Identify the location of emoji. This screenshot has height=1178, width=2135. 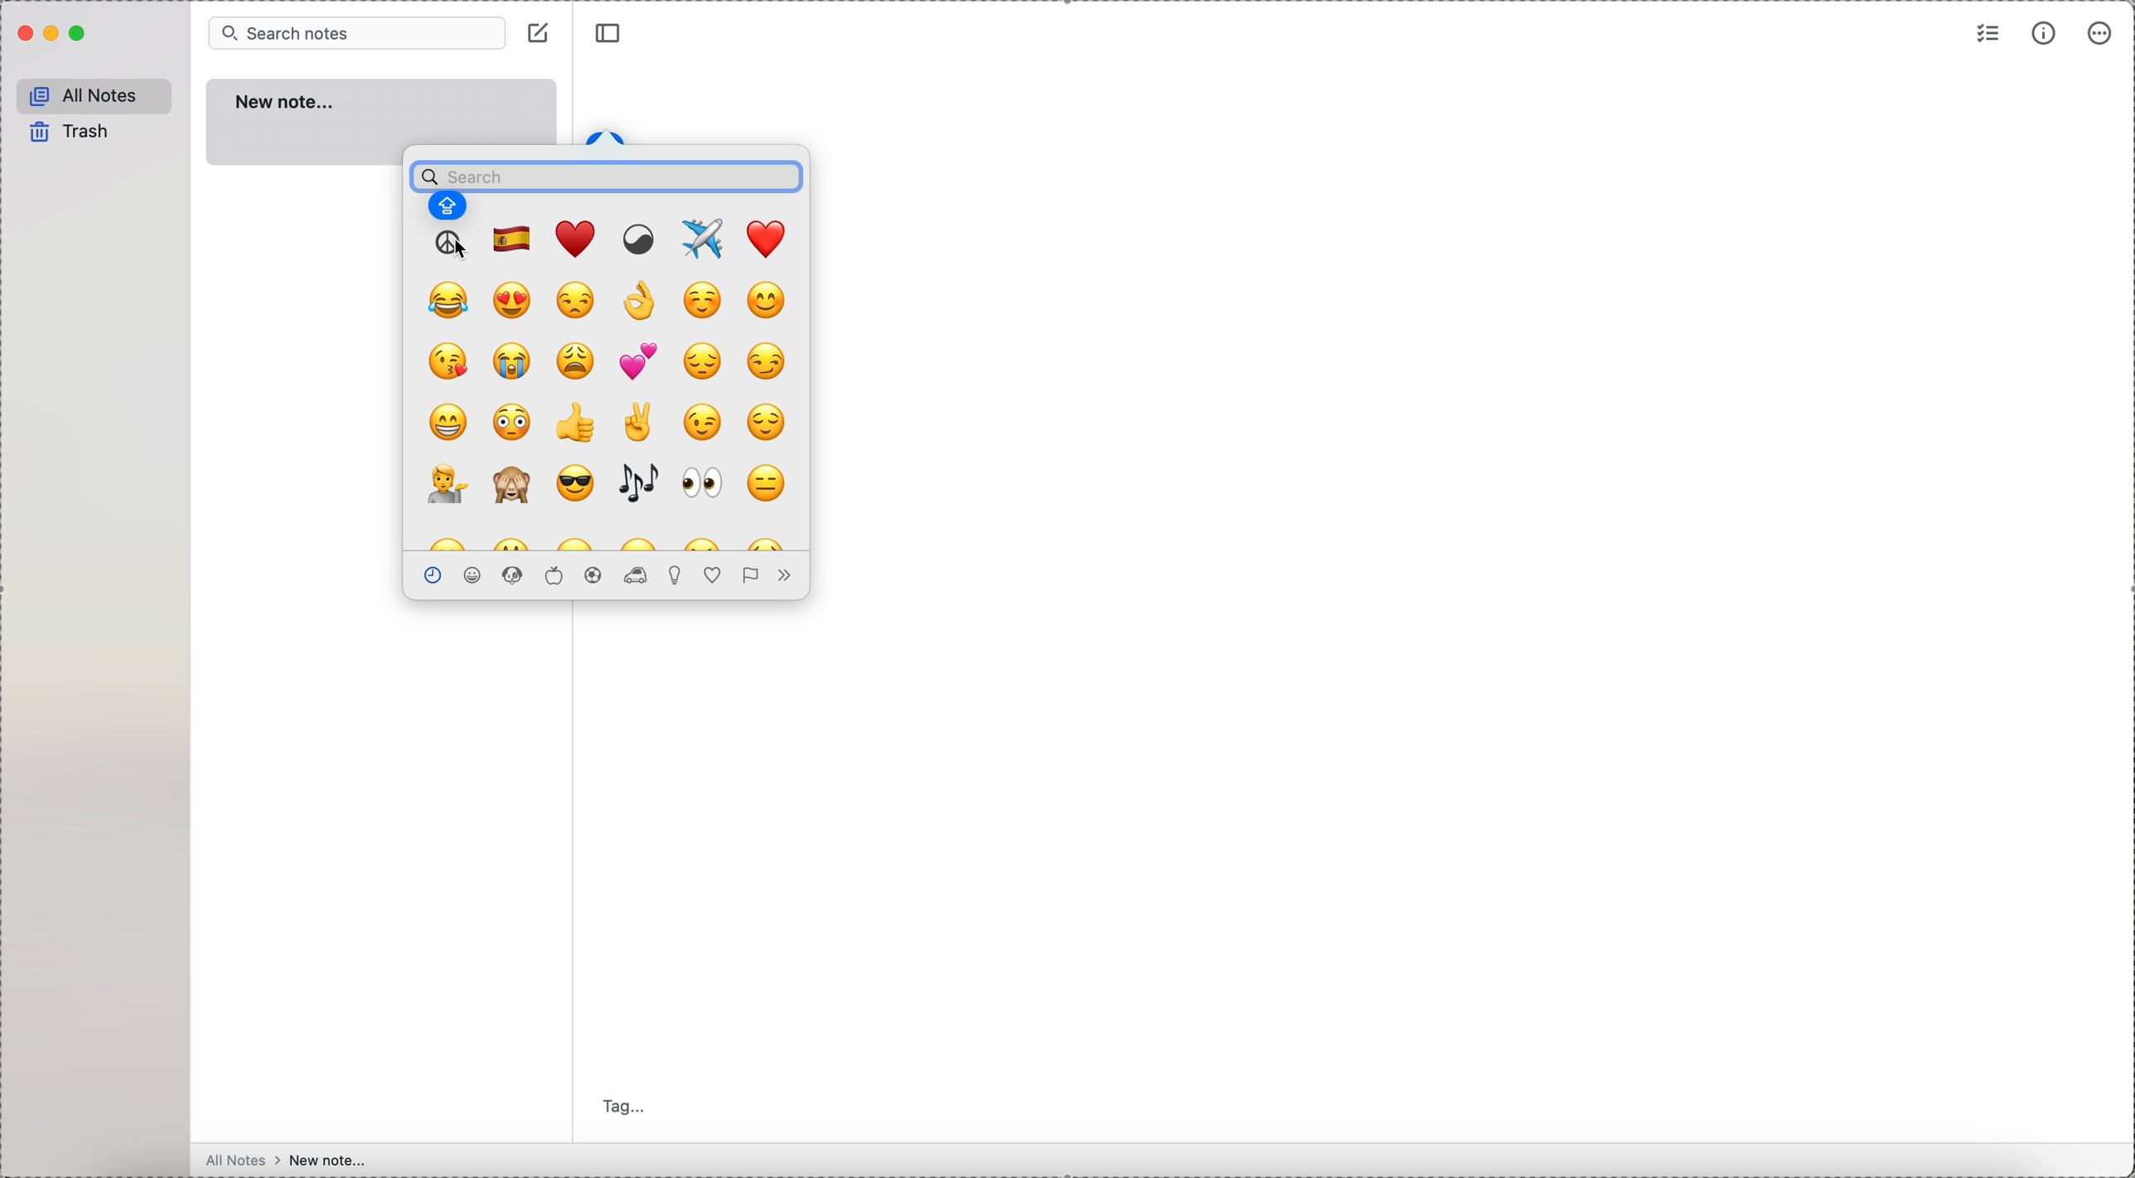
(638, 361).